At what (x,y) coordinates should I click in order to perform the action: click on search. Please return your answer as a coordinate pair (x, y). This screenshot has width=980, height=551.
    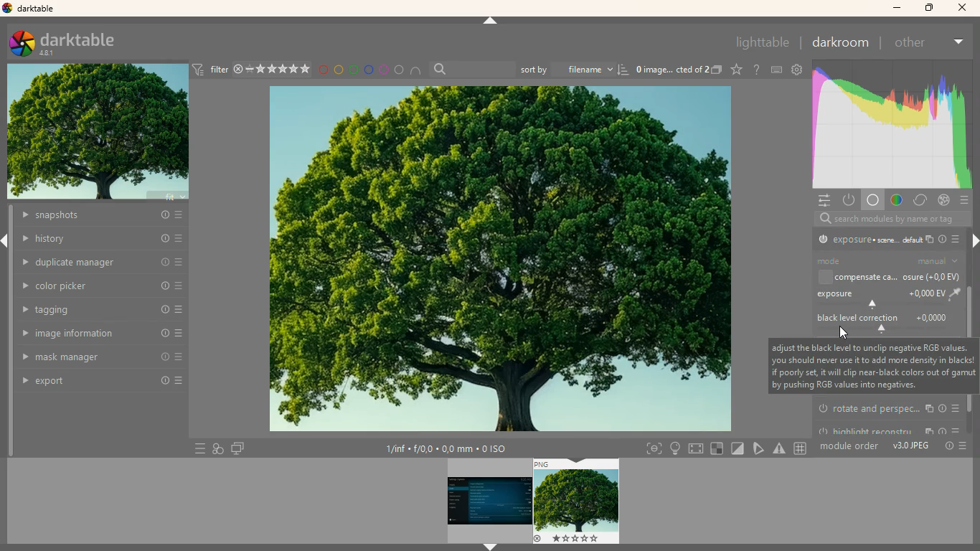
    Looking at the image, I should click on (472, 67).